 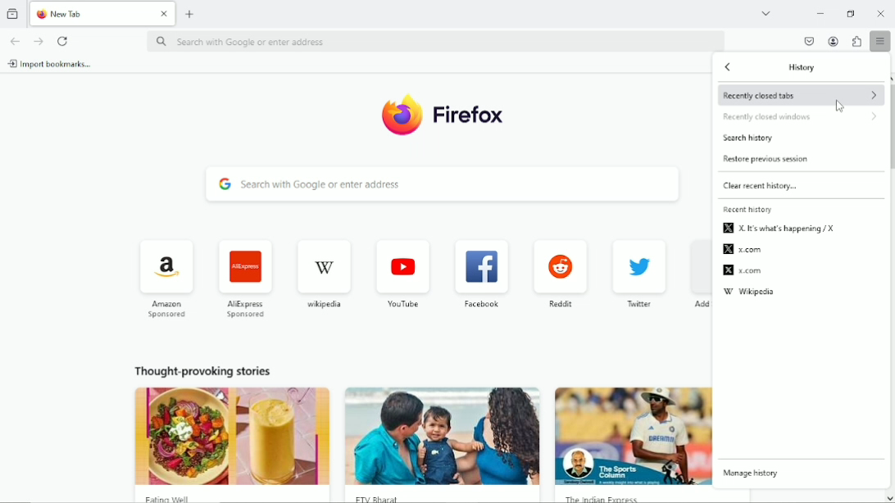 I want to click on reddit, so click(x=560, y=305).